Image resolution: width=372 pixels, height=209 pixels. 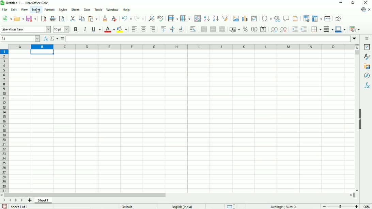 What do you see at coordinates (367, 47) in the screenshot?
I see `Properties` at bounding box center [367, 47].